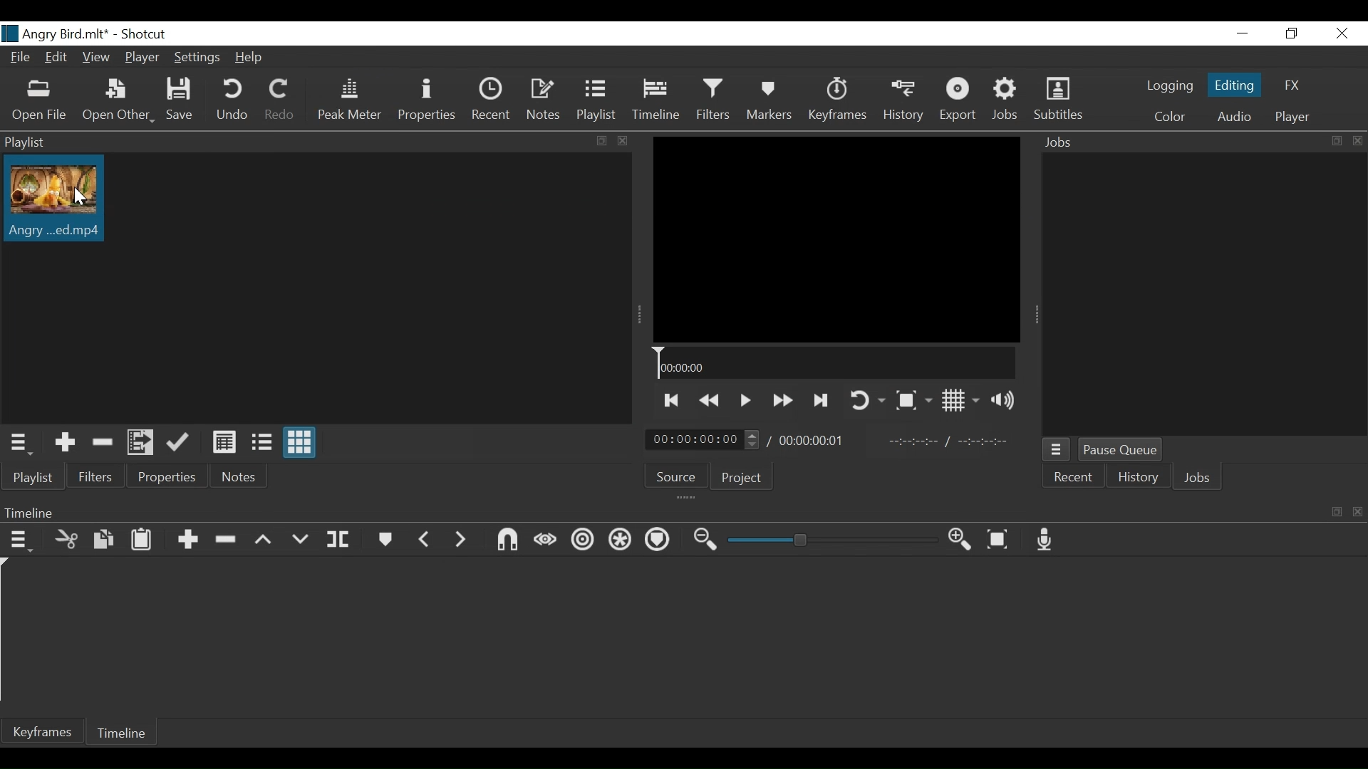 The width and height of the screenshot is (1368, 769). Describe the element at coordinates (1290, 34) in the screenshot. I see `Restore` at that location.